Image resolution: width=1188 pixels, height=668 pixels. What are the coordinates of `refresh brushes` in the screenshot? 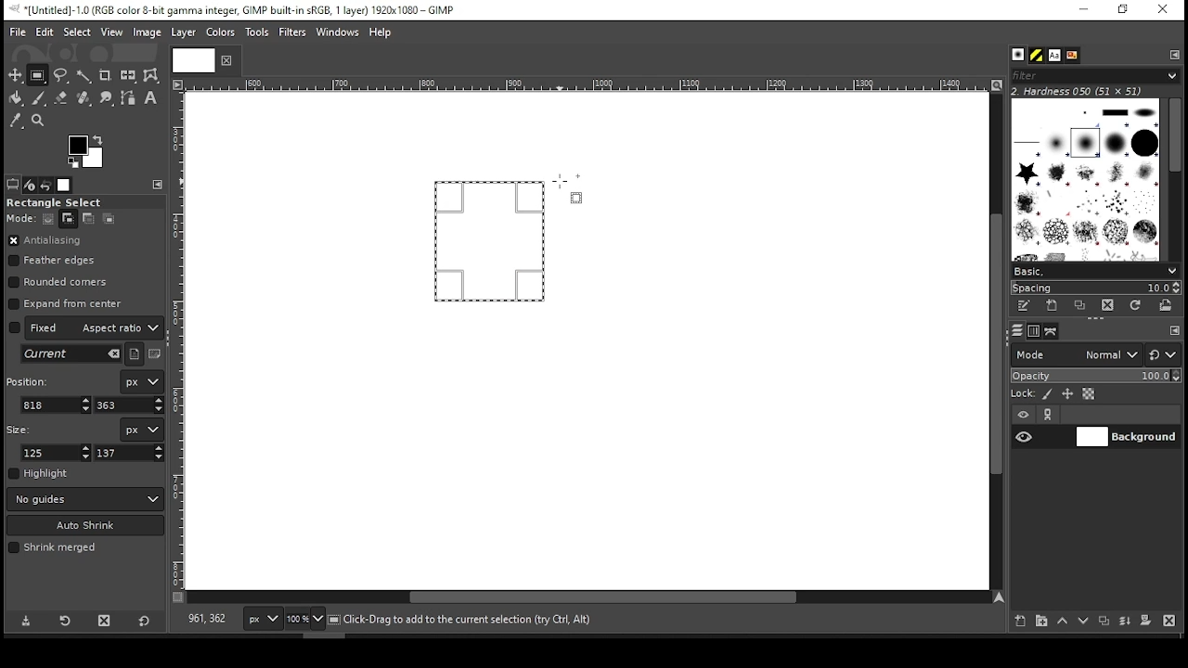 It's located at (1134, 307).